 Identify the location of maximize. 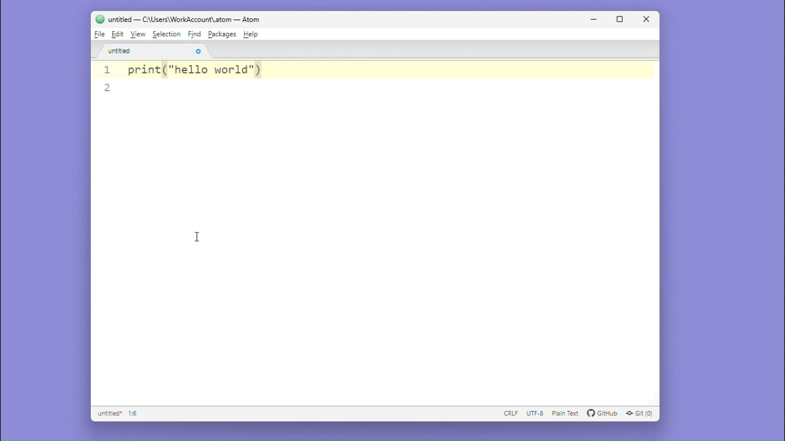
(622, 18).